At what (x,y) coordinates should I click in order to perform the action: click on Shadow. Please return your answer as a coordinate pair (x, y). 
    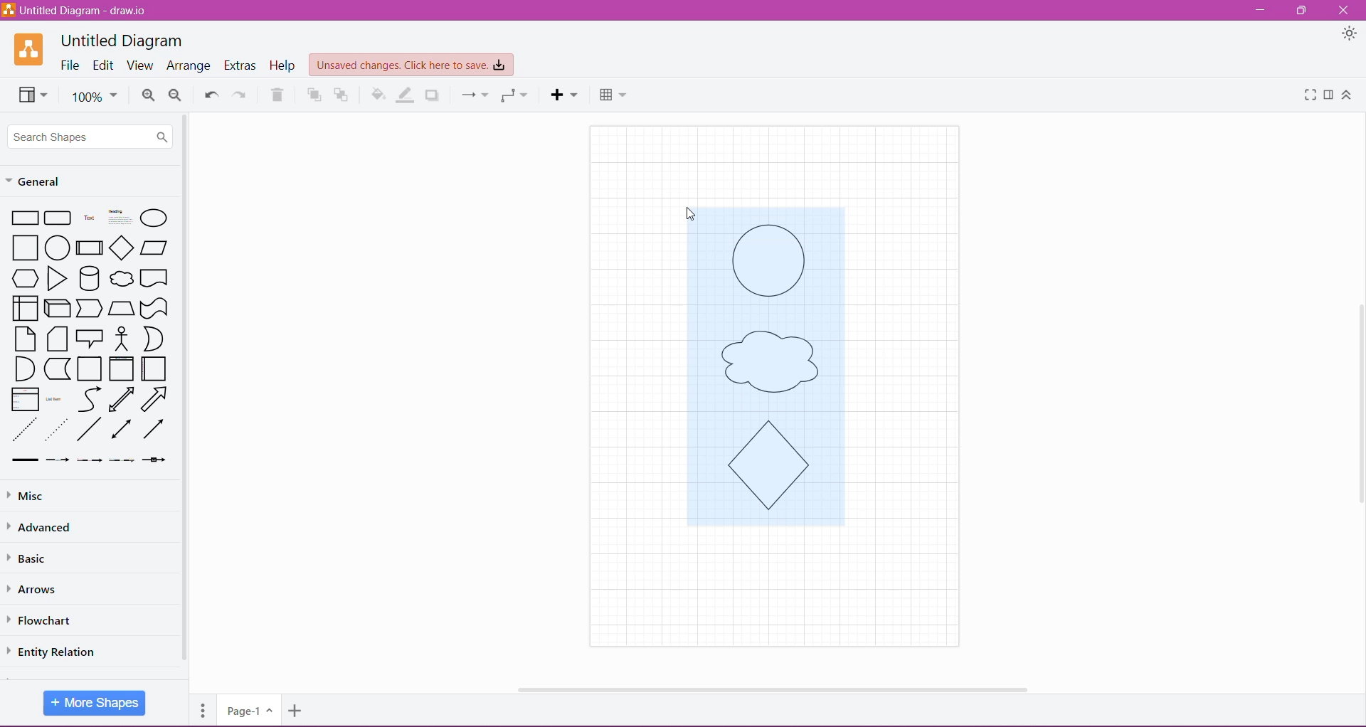
    Looking at the image, I should click on (434, 95).